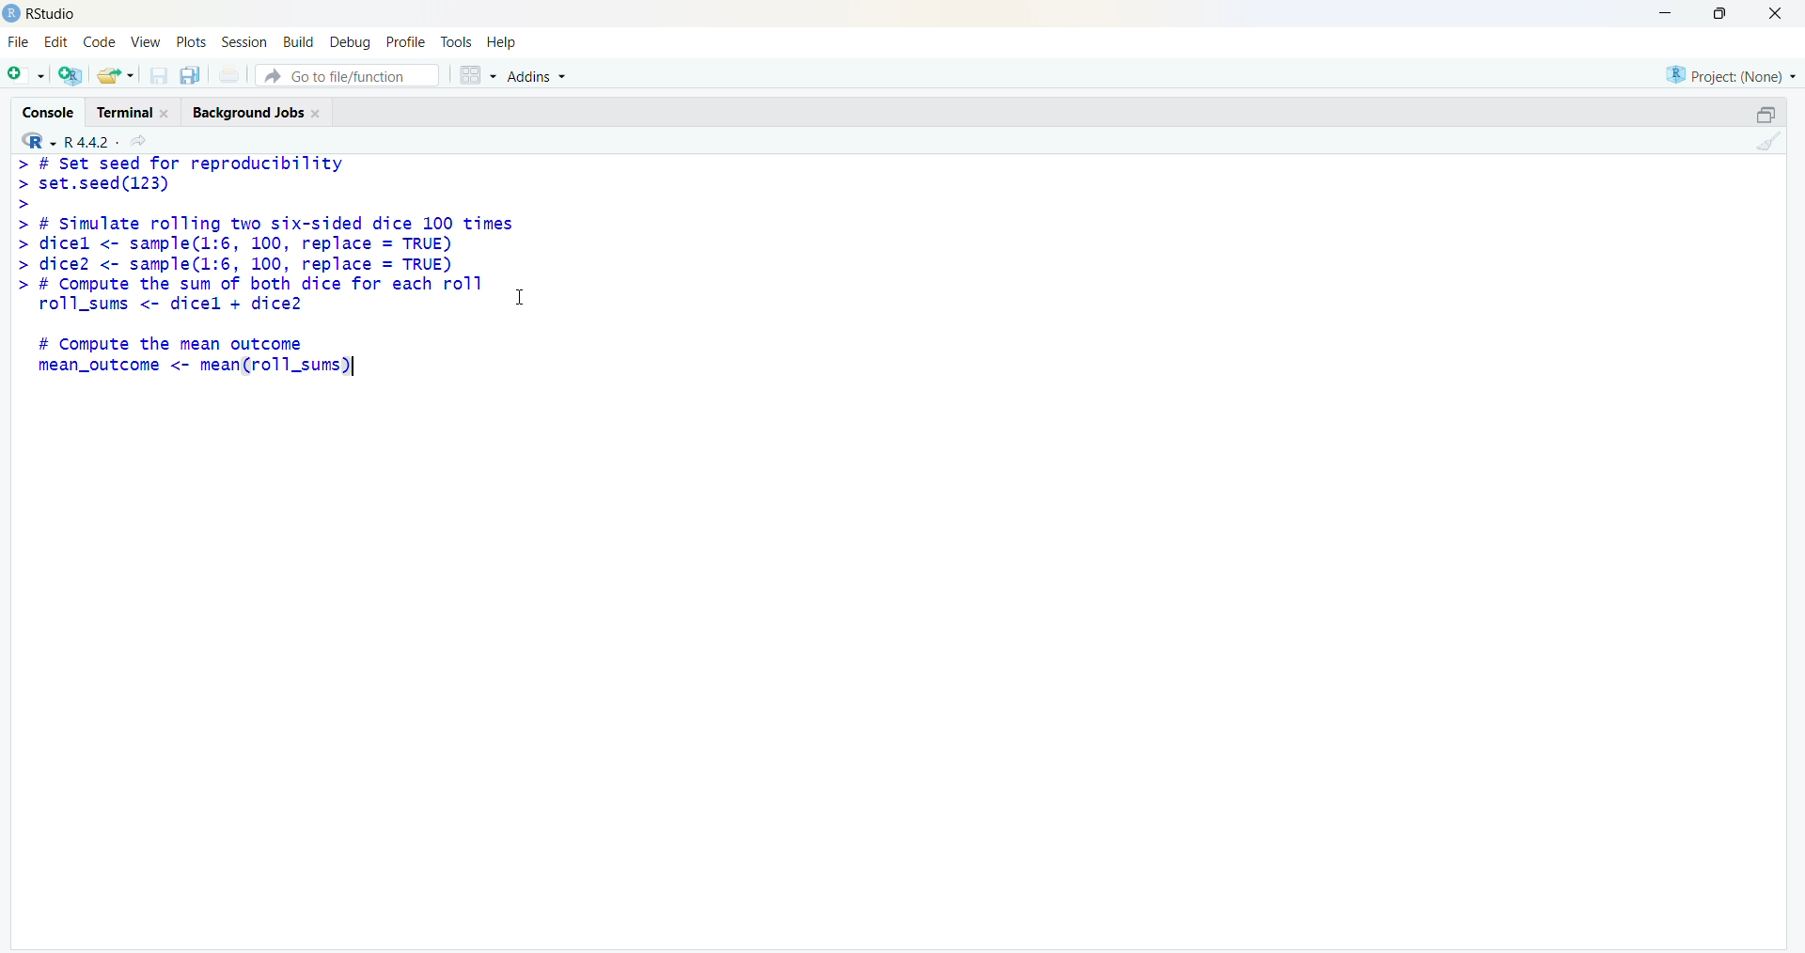  I want to click on code, so click(100, 42).